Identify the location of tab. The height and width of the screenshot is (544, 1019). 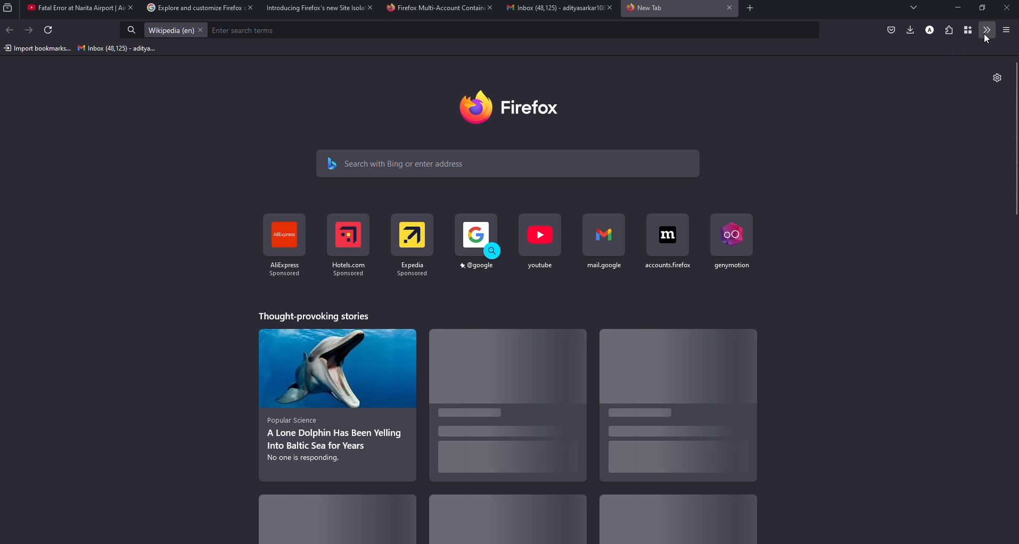
(646, 9).